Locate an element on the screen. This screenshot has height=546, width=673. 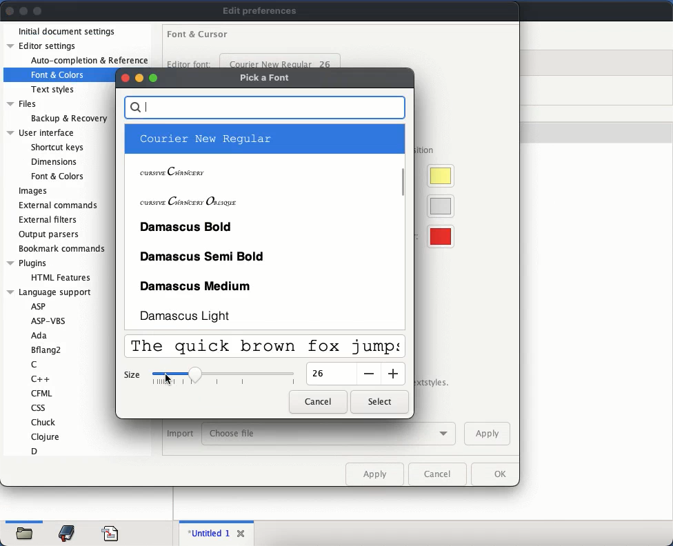
open is located at coordinates (28, 531).